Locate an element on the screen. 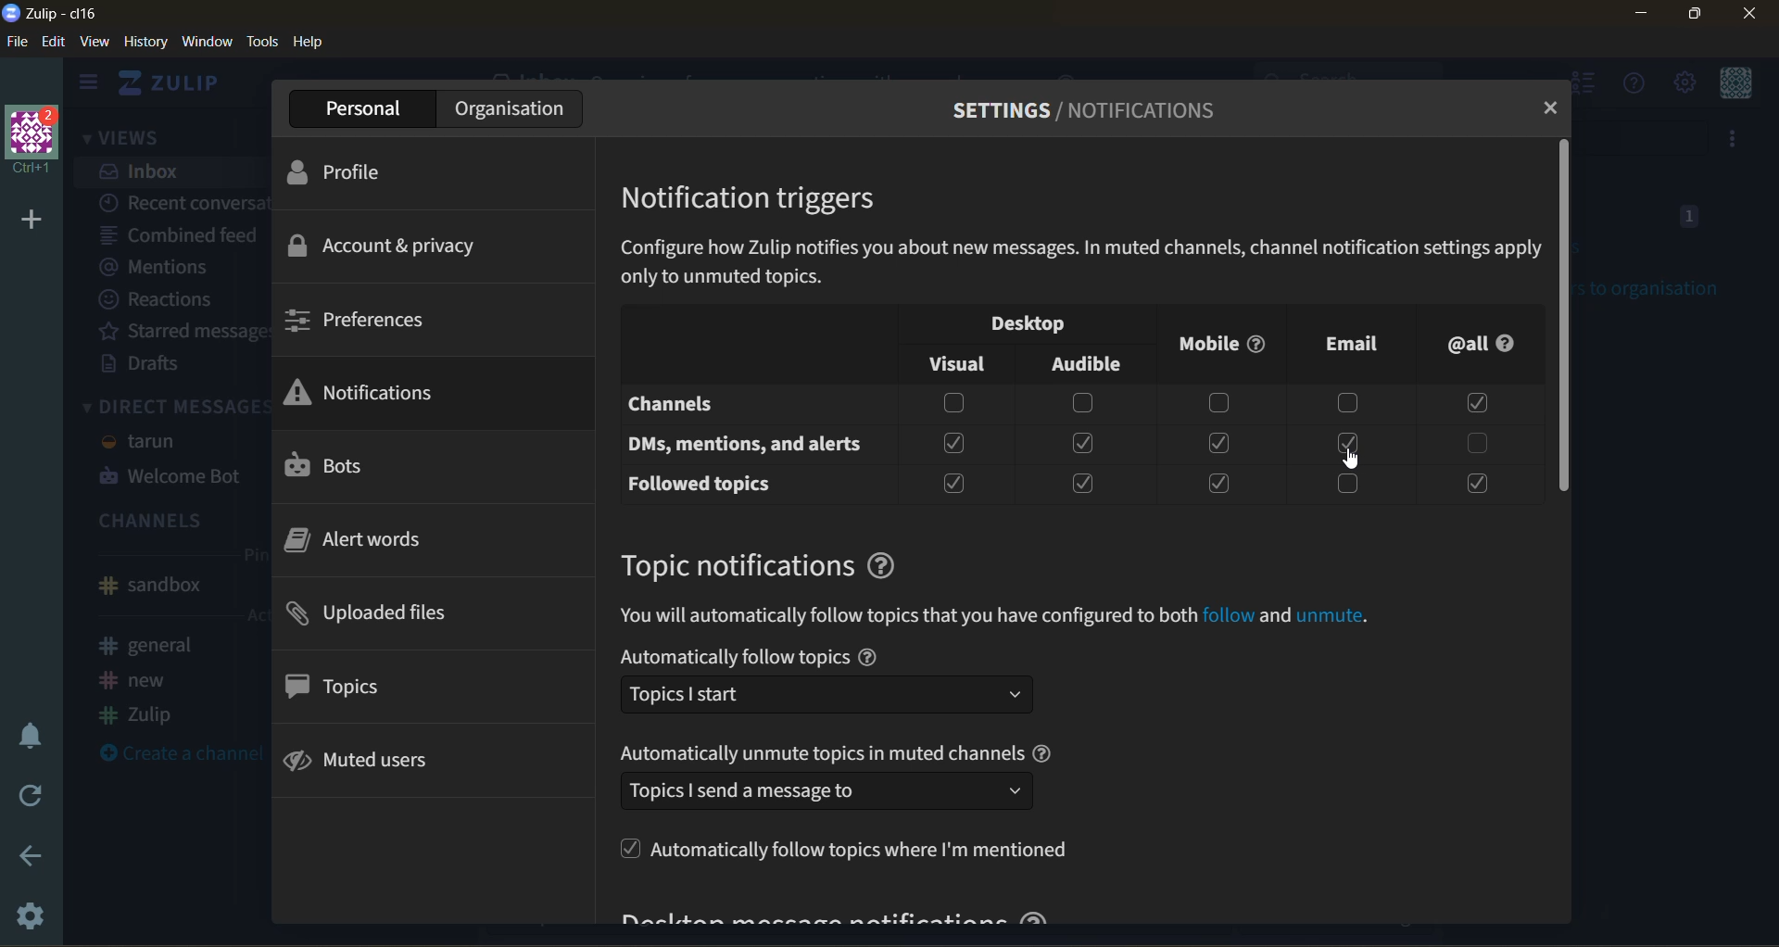  preferences is located at coordinates (382, 320).